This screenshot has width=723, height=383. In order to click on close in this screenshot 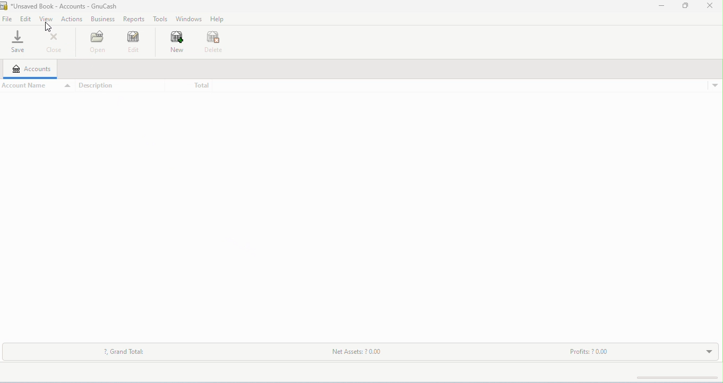, I will do `click(711, 5)`.